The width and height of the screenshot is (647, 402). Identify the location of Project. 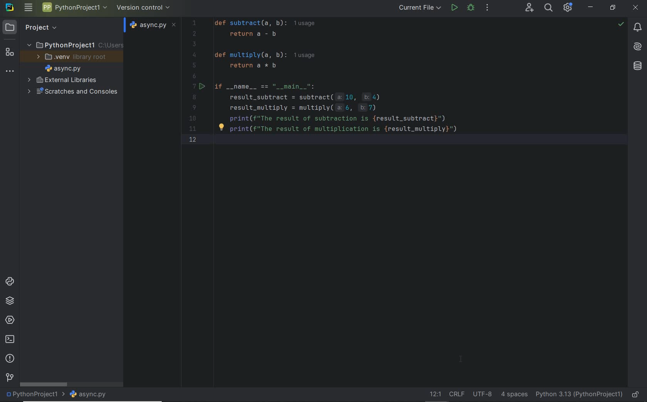
(41, 27).